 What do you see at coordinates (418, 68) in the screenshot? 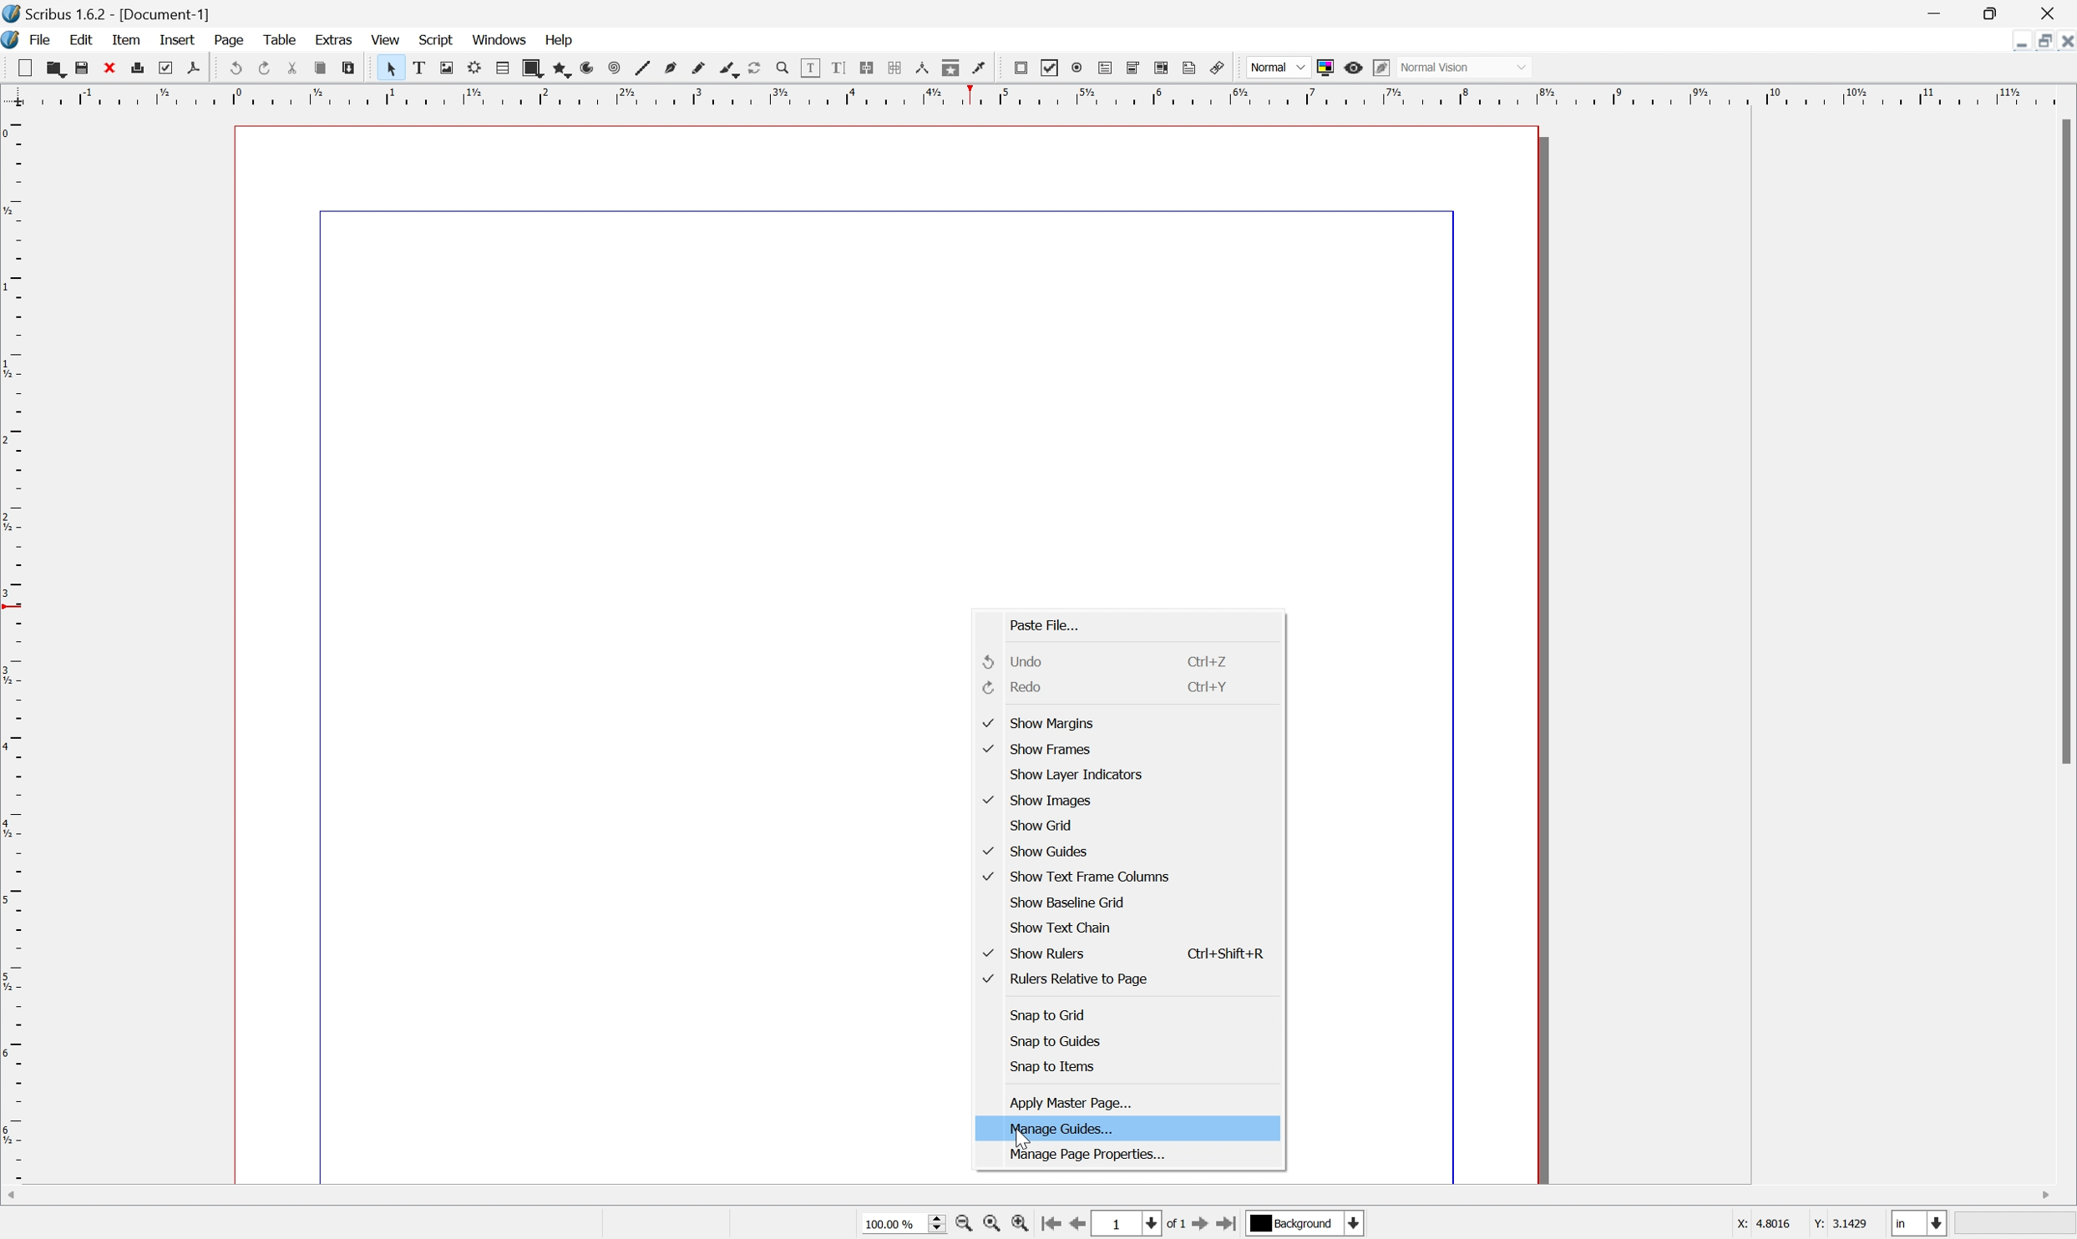
I see `text box` at bounding box center [418, 68].